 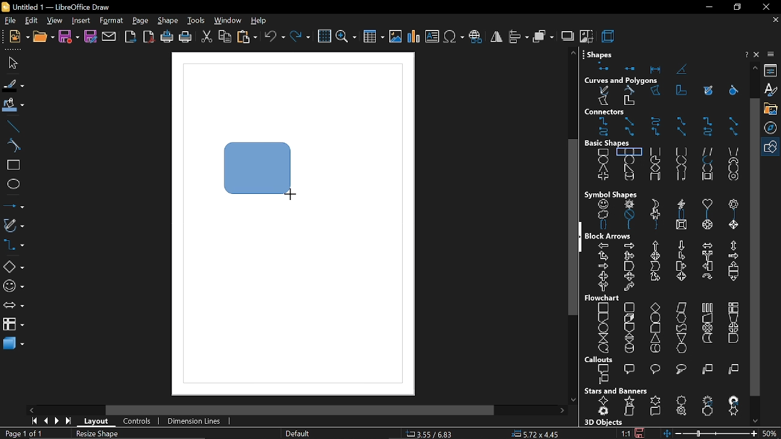 What do you see at coordinates (300, 411) in the screenshot?
I see `scroll bar` at bounding box center [300, 411].